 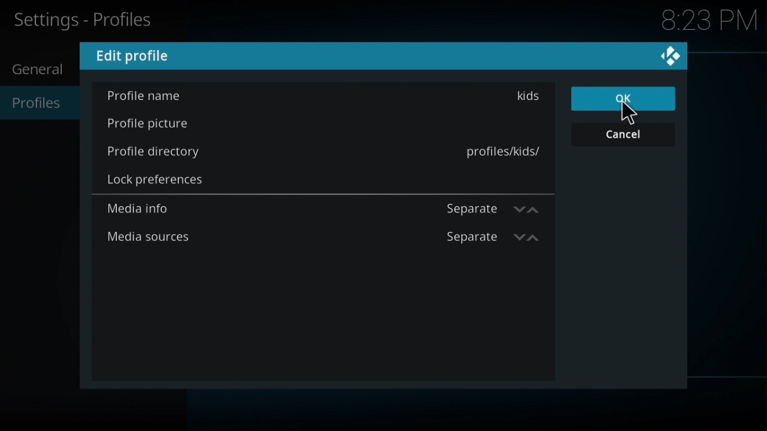 What do you see at coordinates (144, 210) in the screenshot?
I see `Media info` at bounding box center [144, 210].